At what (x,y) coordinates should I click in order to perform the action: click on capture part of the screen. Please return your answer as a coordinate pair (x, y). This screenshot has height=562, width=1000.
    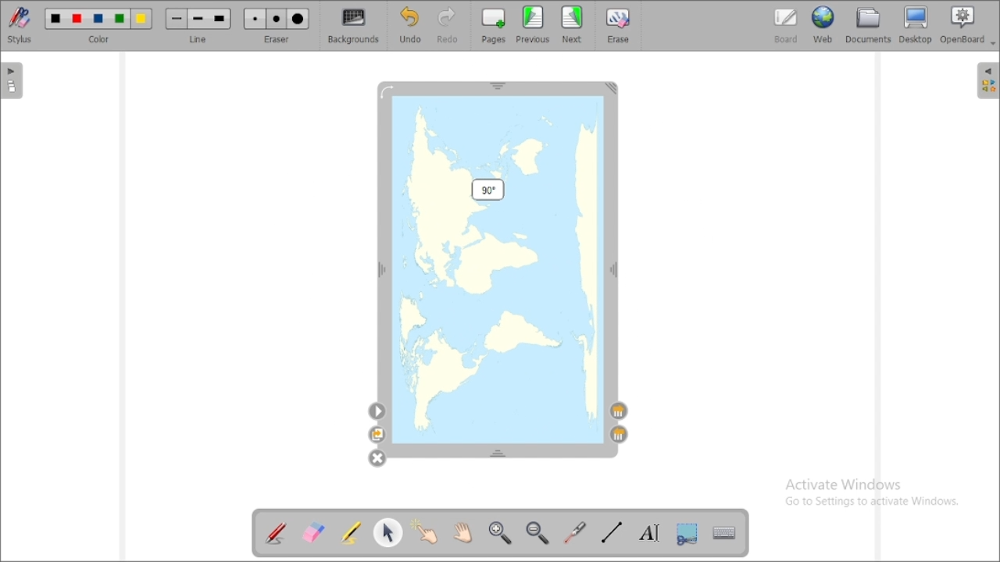
    Looking at the image, I should click on (687, 534).